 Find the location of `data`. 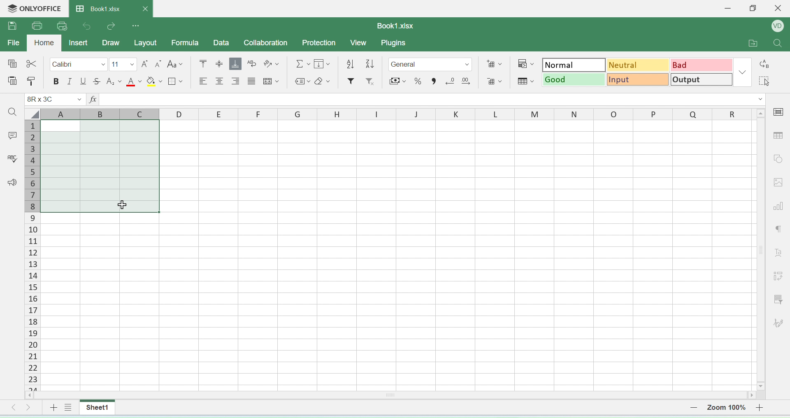

data is located at coordinates (221, 42).